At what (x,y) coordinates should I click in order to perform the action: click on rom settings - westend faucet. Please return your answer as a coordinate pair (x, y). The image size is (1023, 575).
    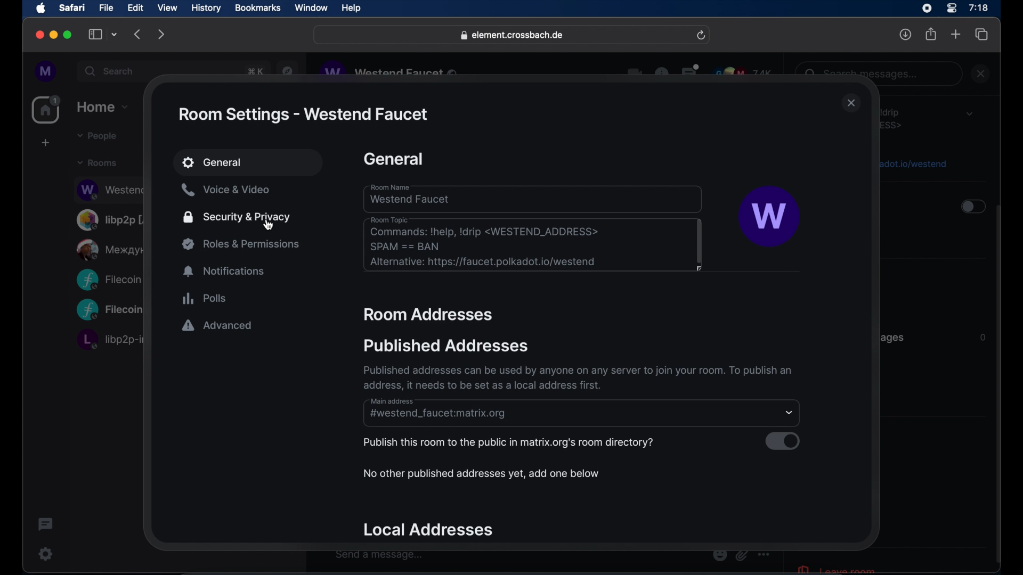
    Looking at the image, I should click on (302, 114).